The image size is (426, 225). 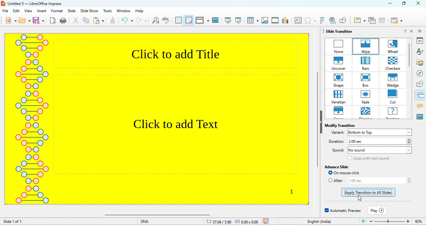 What do you see at coordinates (339, 113) in the screenshot?
I see `cover` at bounding box center [339, 113].